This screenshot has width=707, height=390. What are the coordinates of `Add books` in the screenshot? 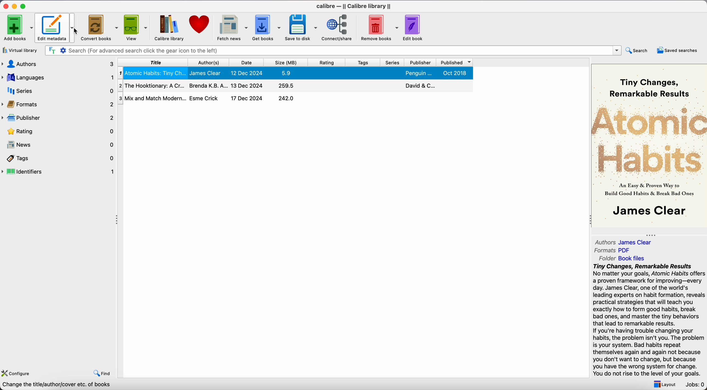 It's located at (18, 28).